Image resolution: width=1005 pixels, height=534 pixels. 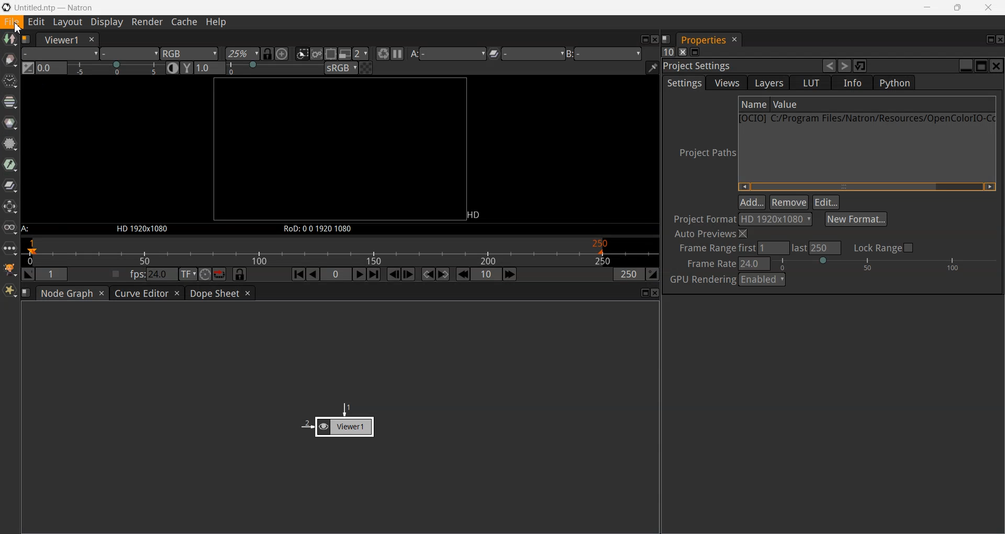 I want to click on Clips the image, so click(x=302, y=53).